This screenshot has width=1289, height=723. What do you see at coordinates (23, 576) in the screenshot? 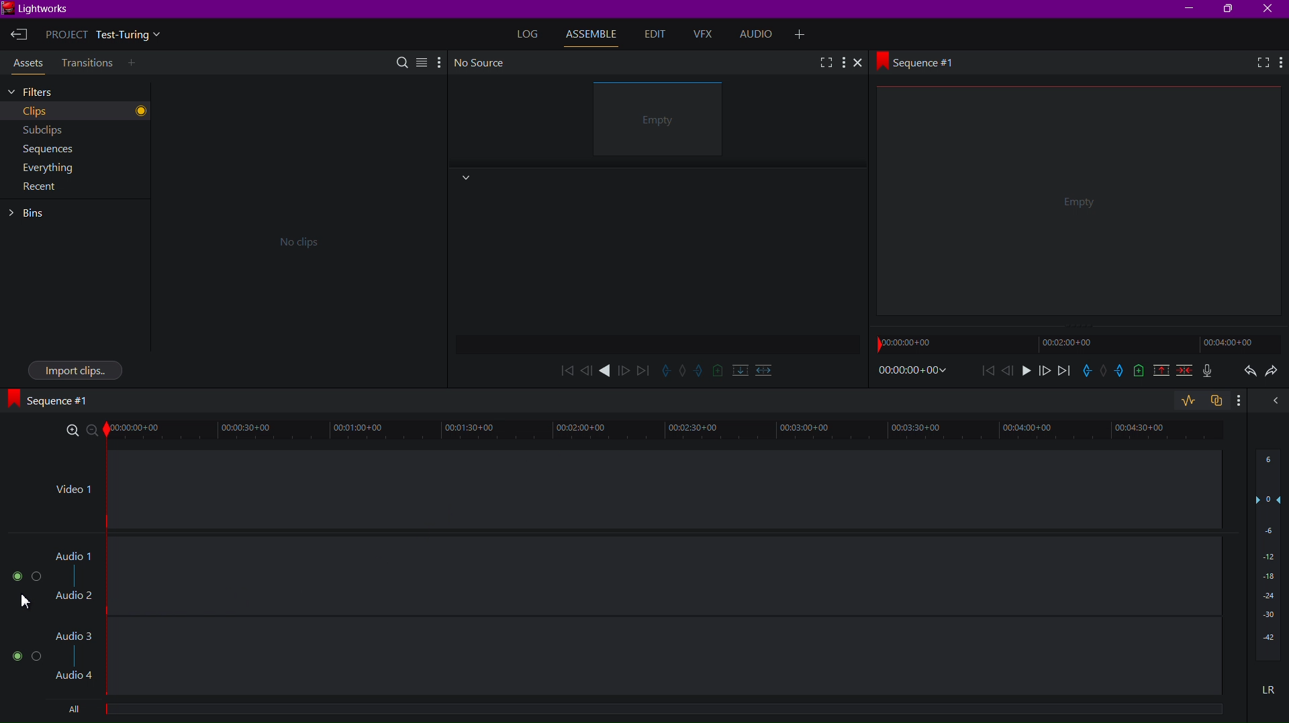
I see `Buttons` at bounding box center [23, 576].